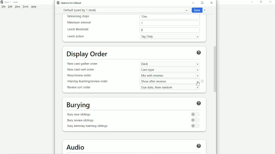 Image resolution: width=275 pixels, height=154 pixels. What do you see at coordinates (125, 10) in the screenshot?
I see `Default (used by 1 deck)` at bounding box center [125, 10].